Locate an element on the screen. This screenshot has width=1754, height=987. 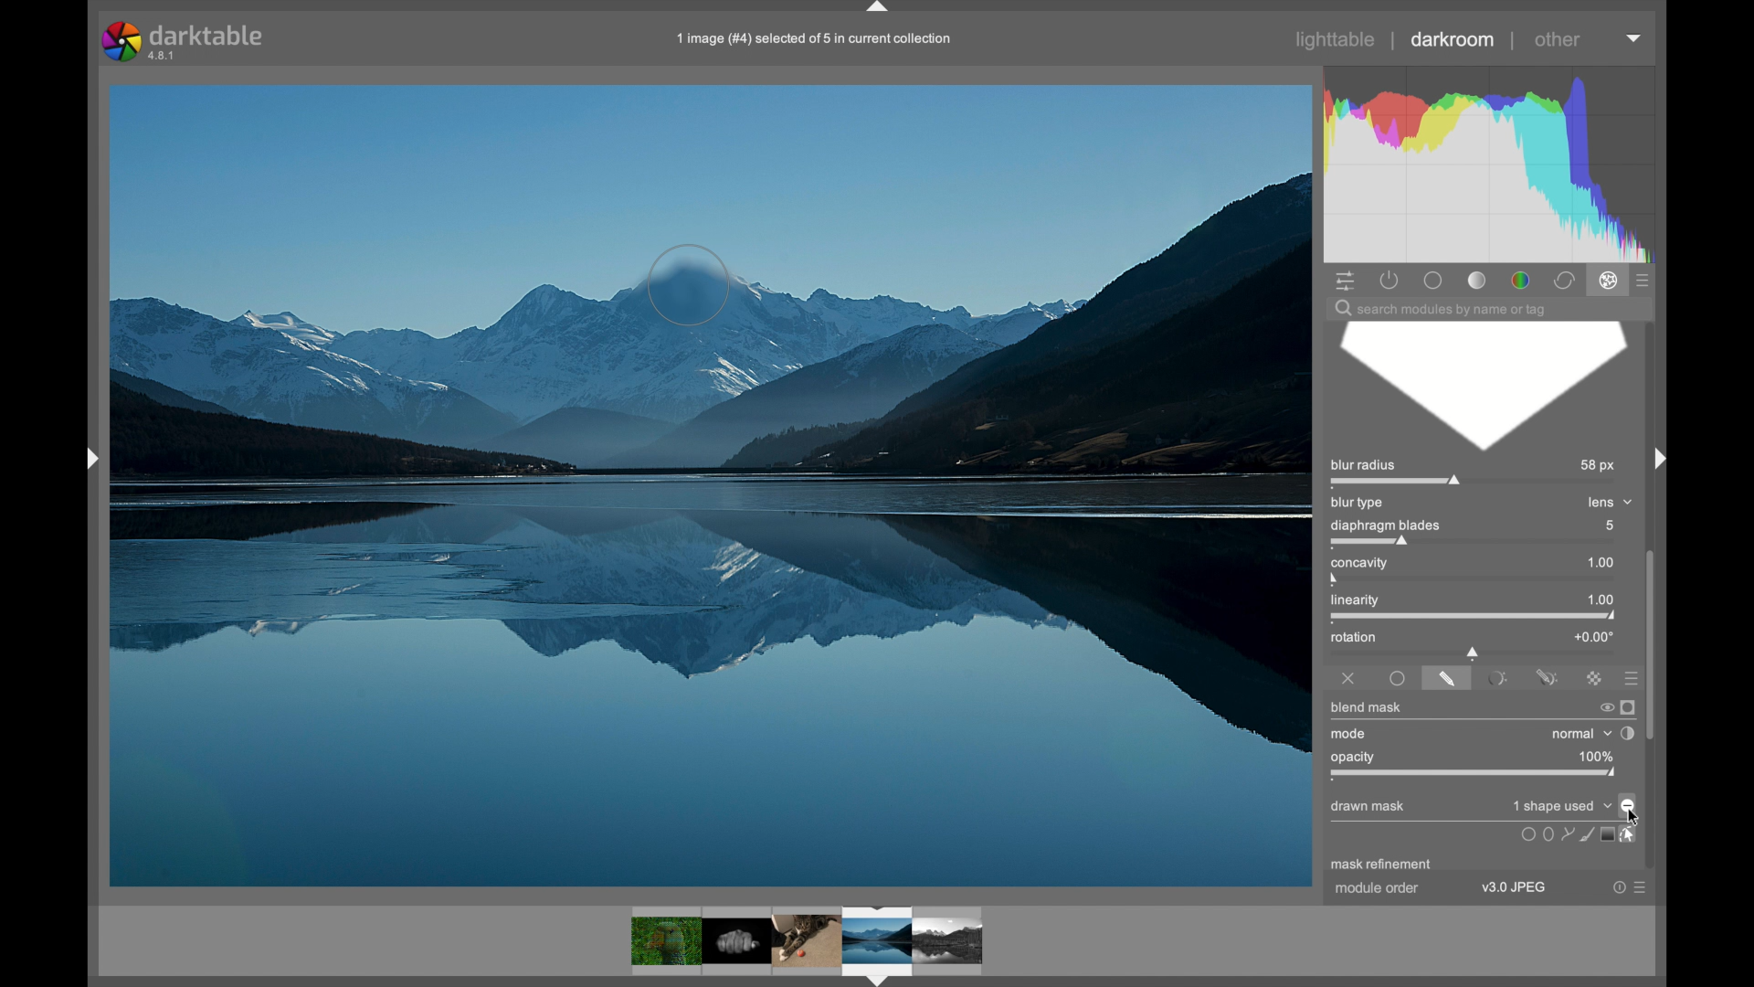
show quick access  panel is located at coordinates (1345, 280).